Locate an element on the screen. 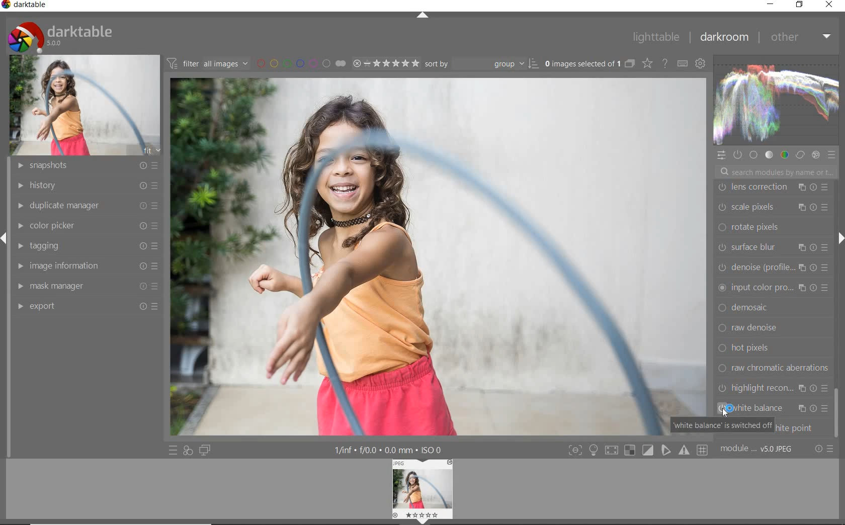 The image size is (845, 525). display a second darkroom image window is located at coordinates (207, 450).